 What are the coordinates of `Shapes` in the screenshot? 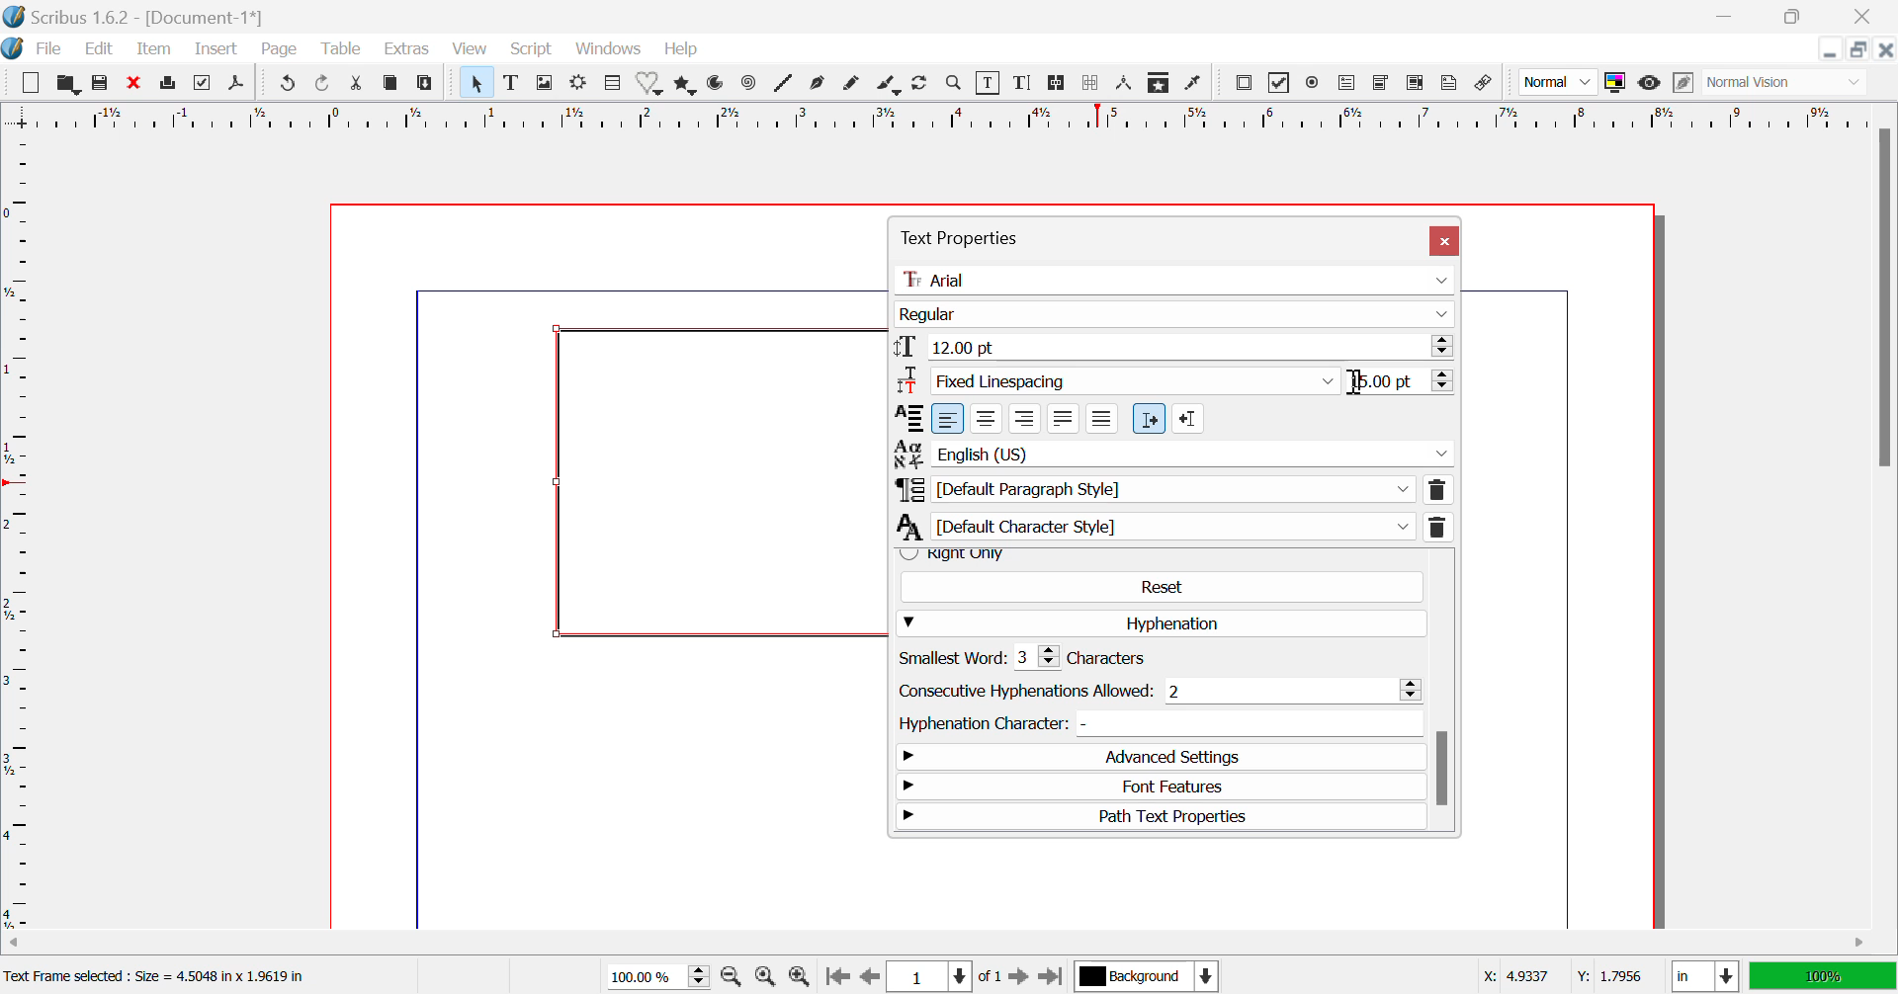 It's located at (652, 86).